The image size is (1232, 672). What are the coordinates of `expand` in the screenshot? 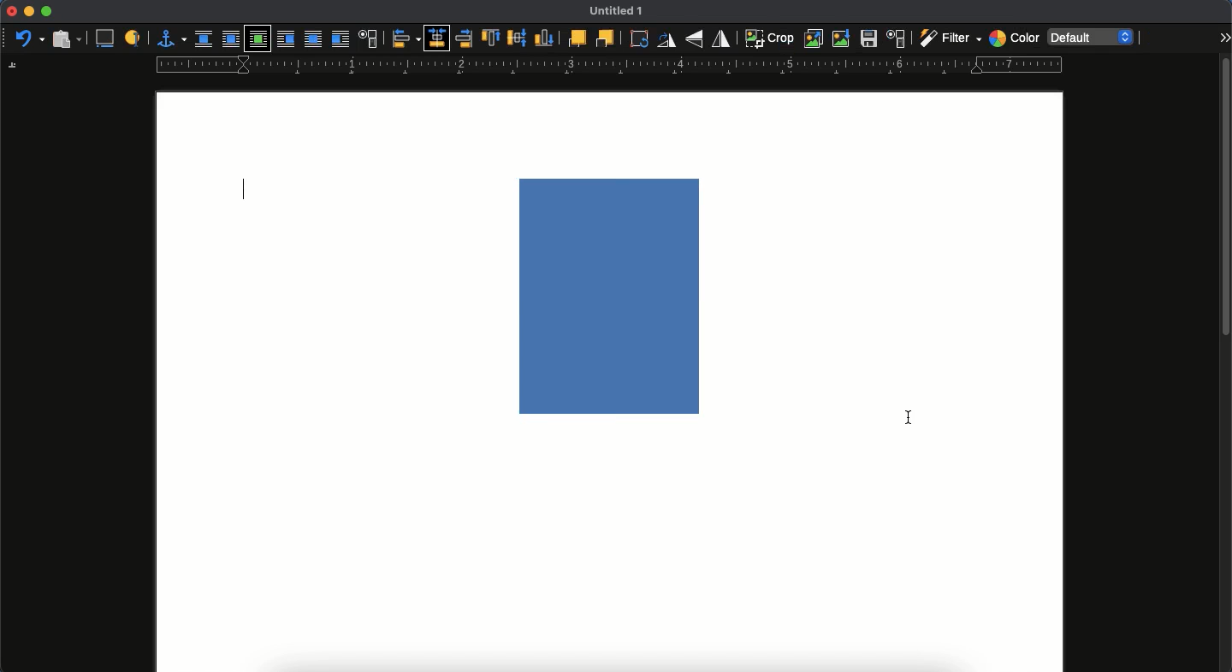 It's located at (1220, 37).